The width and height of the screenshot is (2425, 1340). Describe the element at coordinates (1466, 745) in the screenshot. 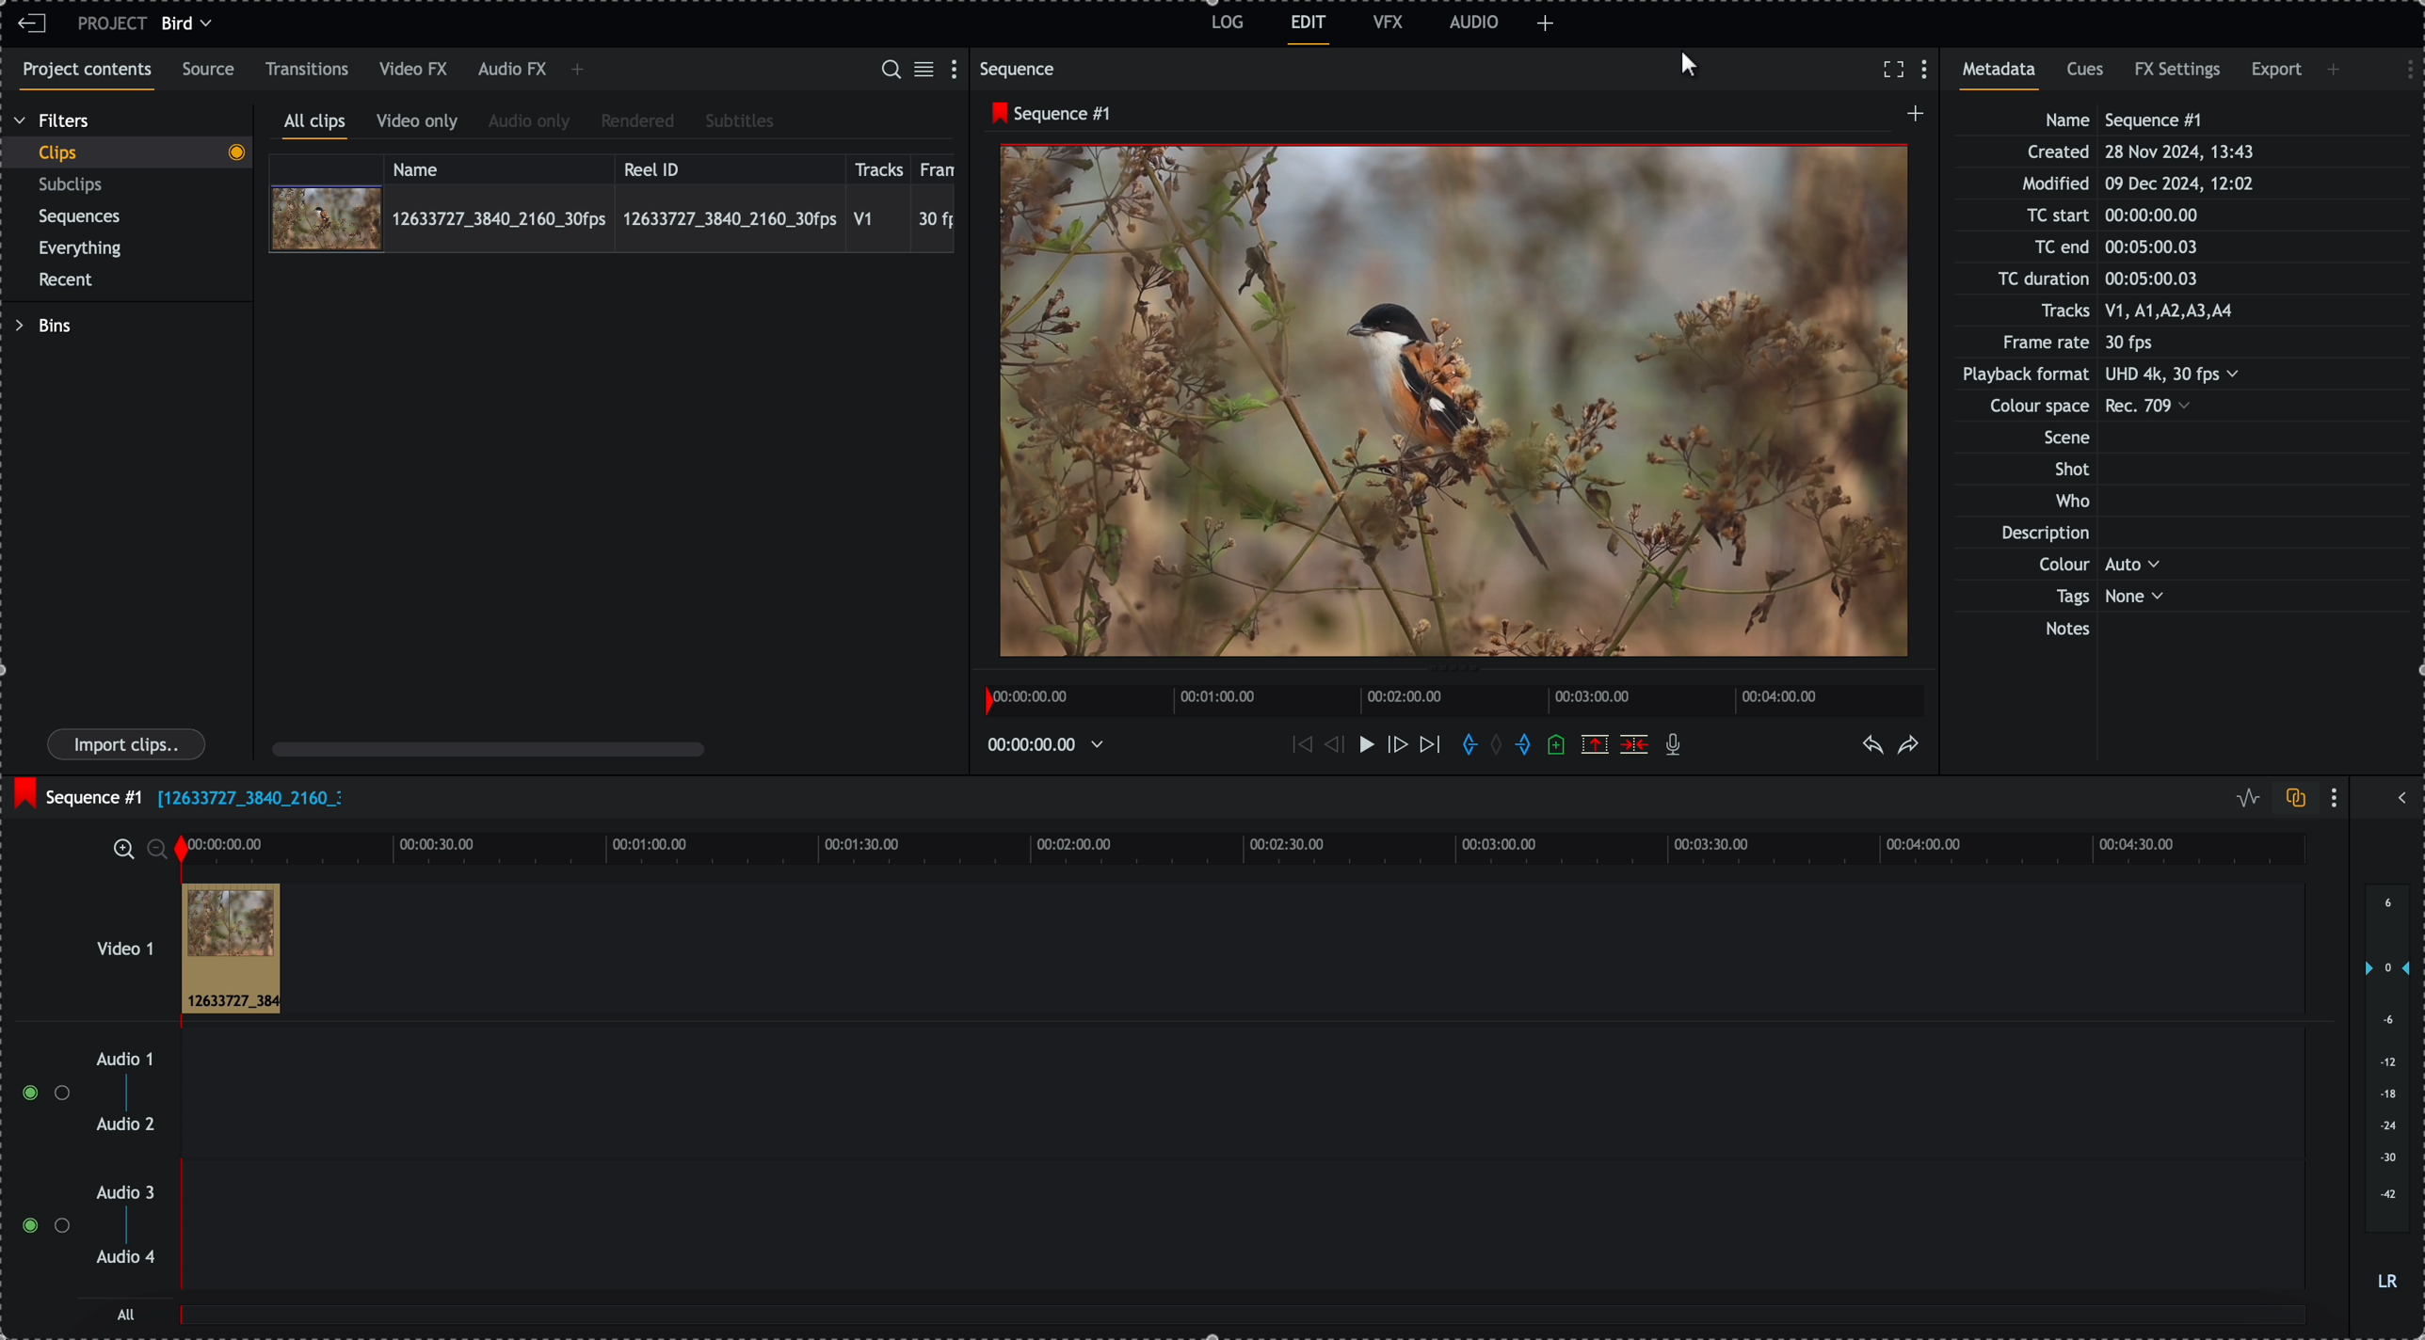

I see `add in marks` at that location.